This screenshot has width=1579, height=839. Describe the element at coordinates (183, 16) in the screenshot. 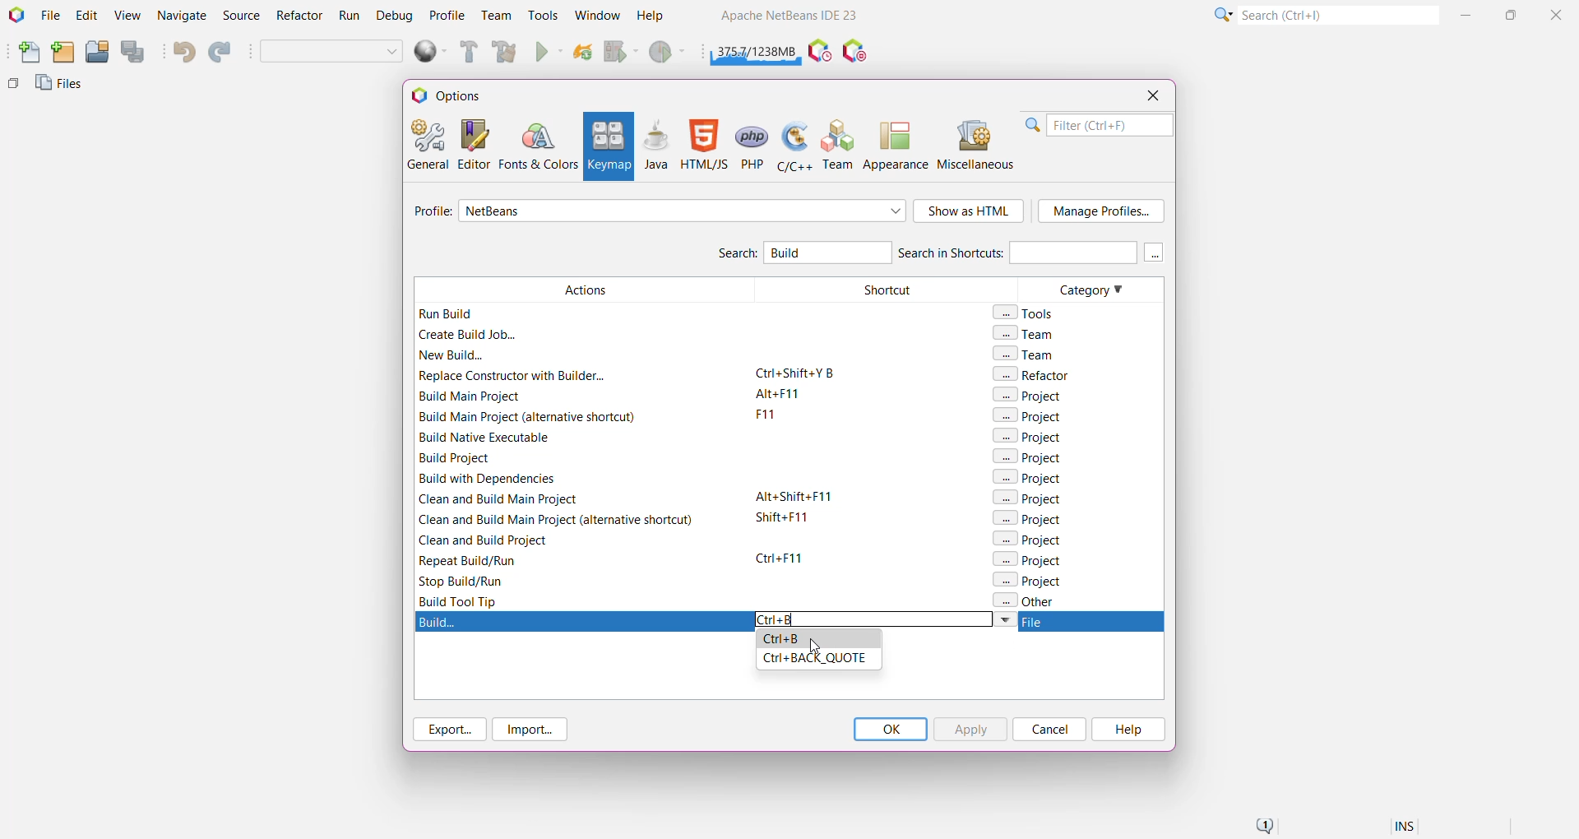

I see `Navigate` at that location.